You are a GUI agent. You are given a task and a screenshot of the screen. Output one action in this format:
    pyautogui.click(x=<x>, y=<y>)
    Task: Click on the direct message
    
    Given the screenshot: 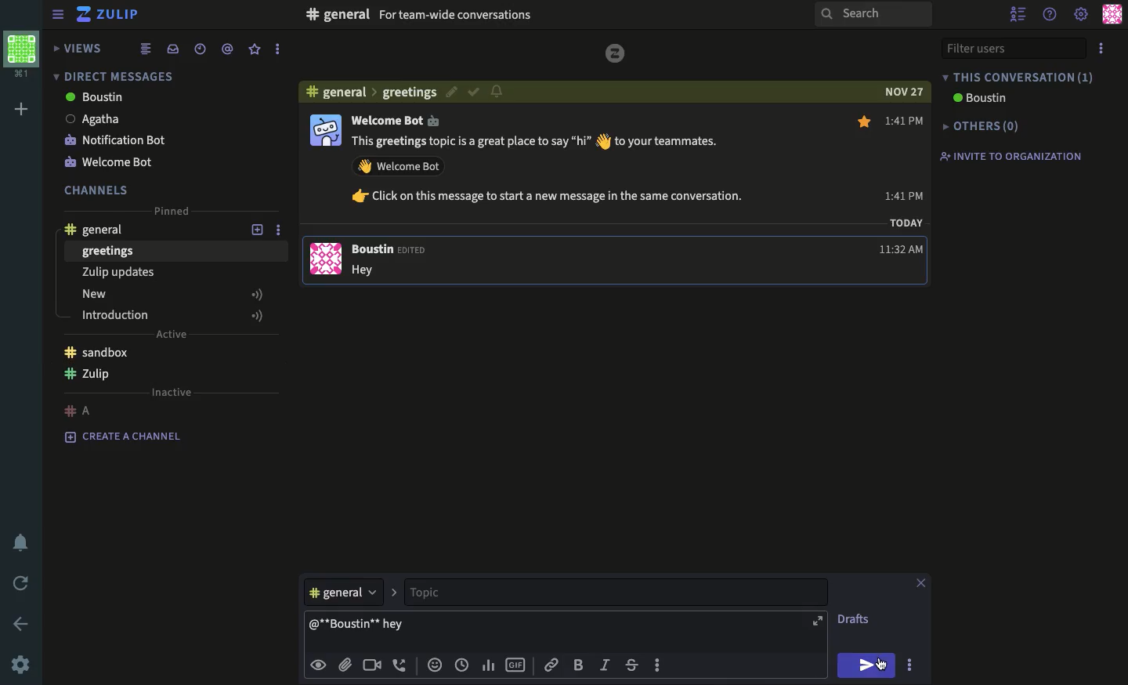 What is the action you would take?
    pyautogui.click(x=111, y=75)
    